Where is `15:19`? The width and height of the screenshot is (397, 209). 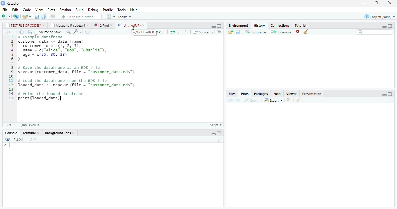
15:19 is located at coordinates (11, 125).